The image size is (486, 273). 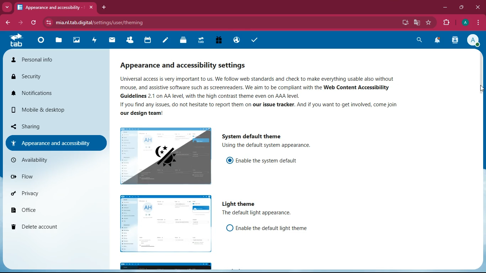 What do you see at coordinates (165, 41) in the screenshot?
I see `notes` at bounding box center [165, 41].